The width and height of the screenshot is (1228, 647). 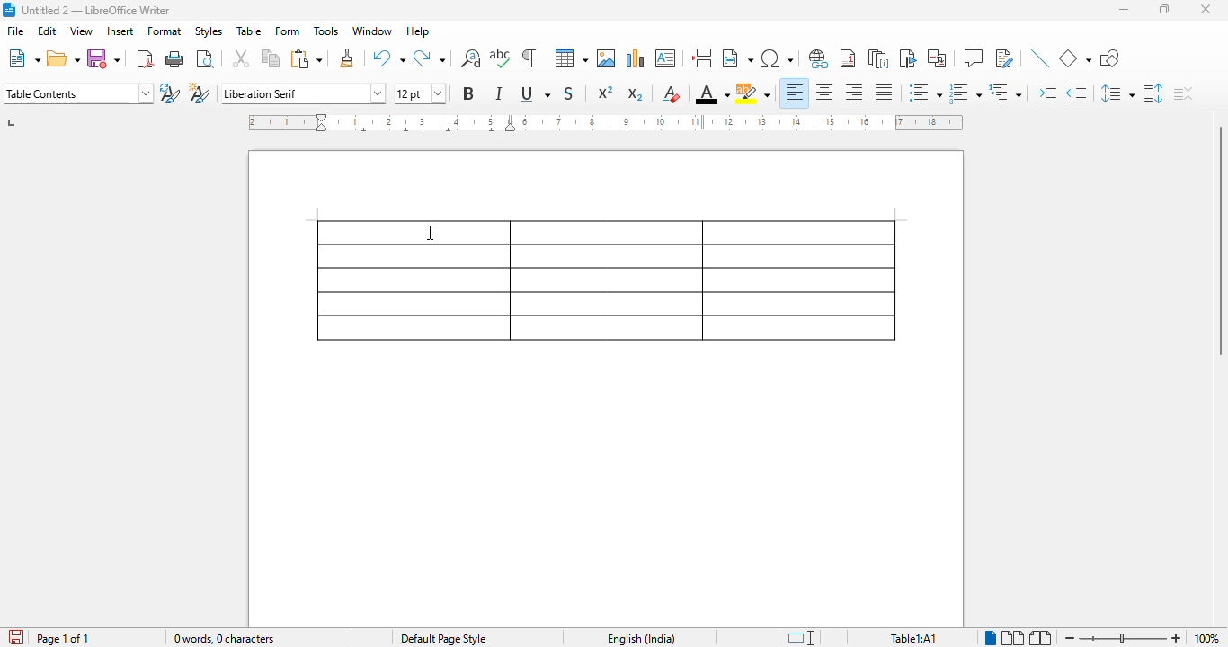 What do you see at coordinates (372, 31) in the screenshot?
I see `window` at bounding box center [372, 31].